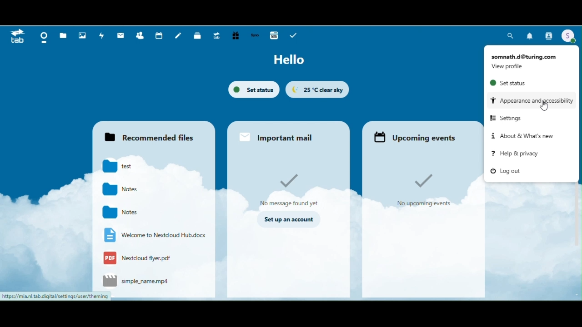 This screenshot has width=582, height=327. What do you see at coordinates (142, 259) in the screenshot?
I see `Nextcloud fiyer.pdf` at bounding box center [142, 259].